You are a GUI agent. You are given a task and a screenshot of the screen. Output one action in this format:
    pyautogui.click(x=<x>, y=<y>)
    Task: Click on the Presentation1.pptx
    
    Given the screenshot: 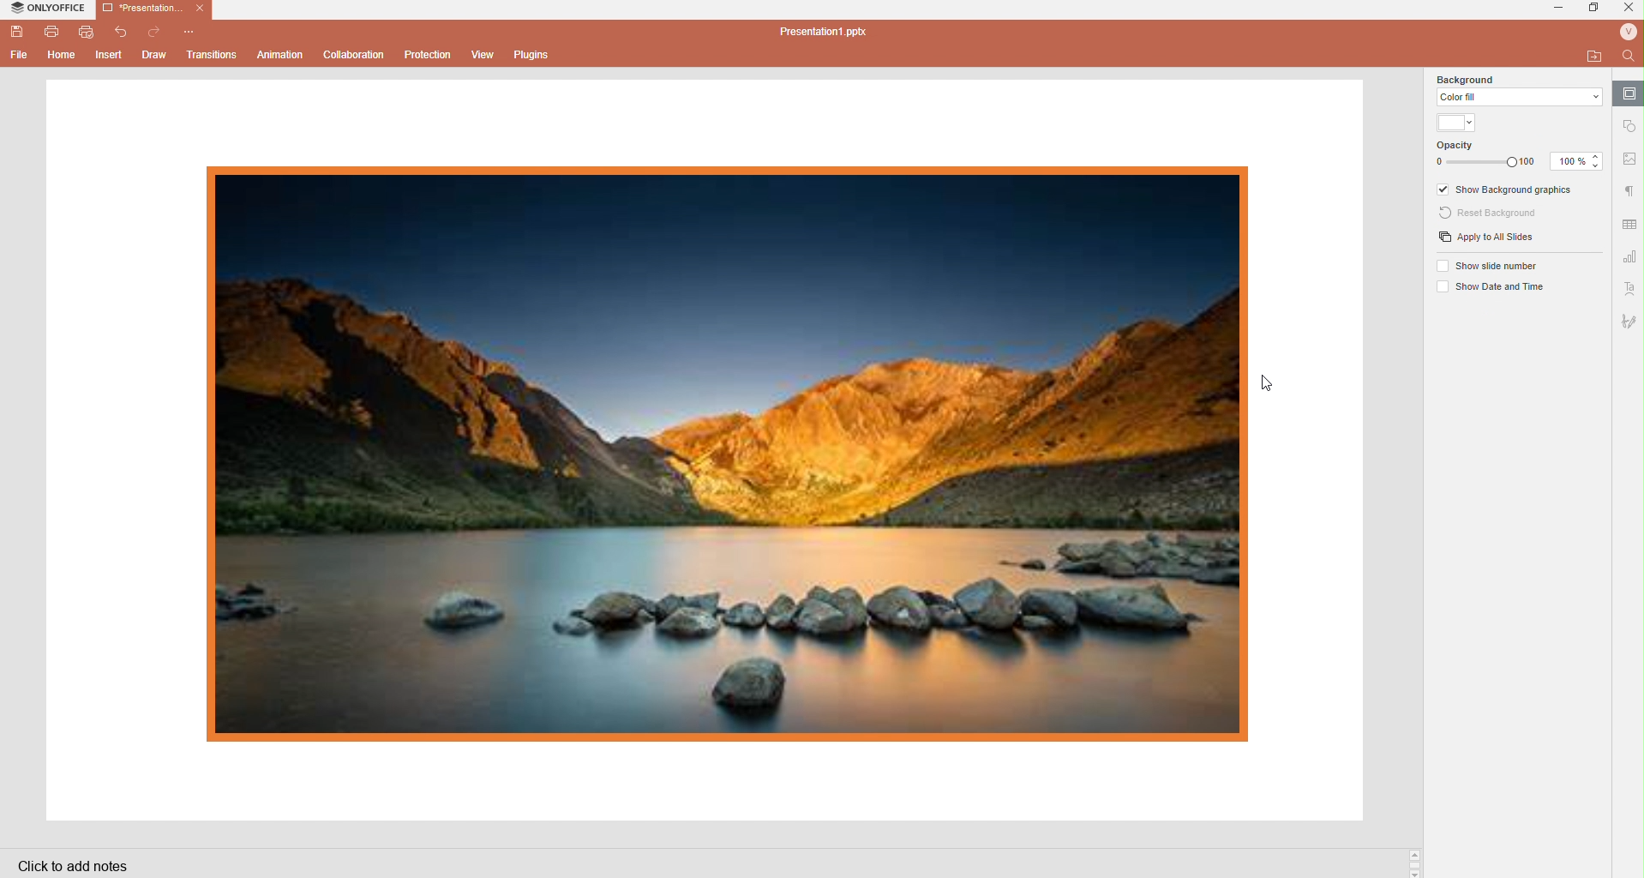 What is the action you would take?
    pyautogui.click(x=826, y=32)
    